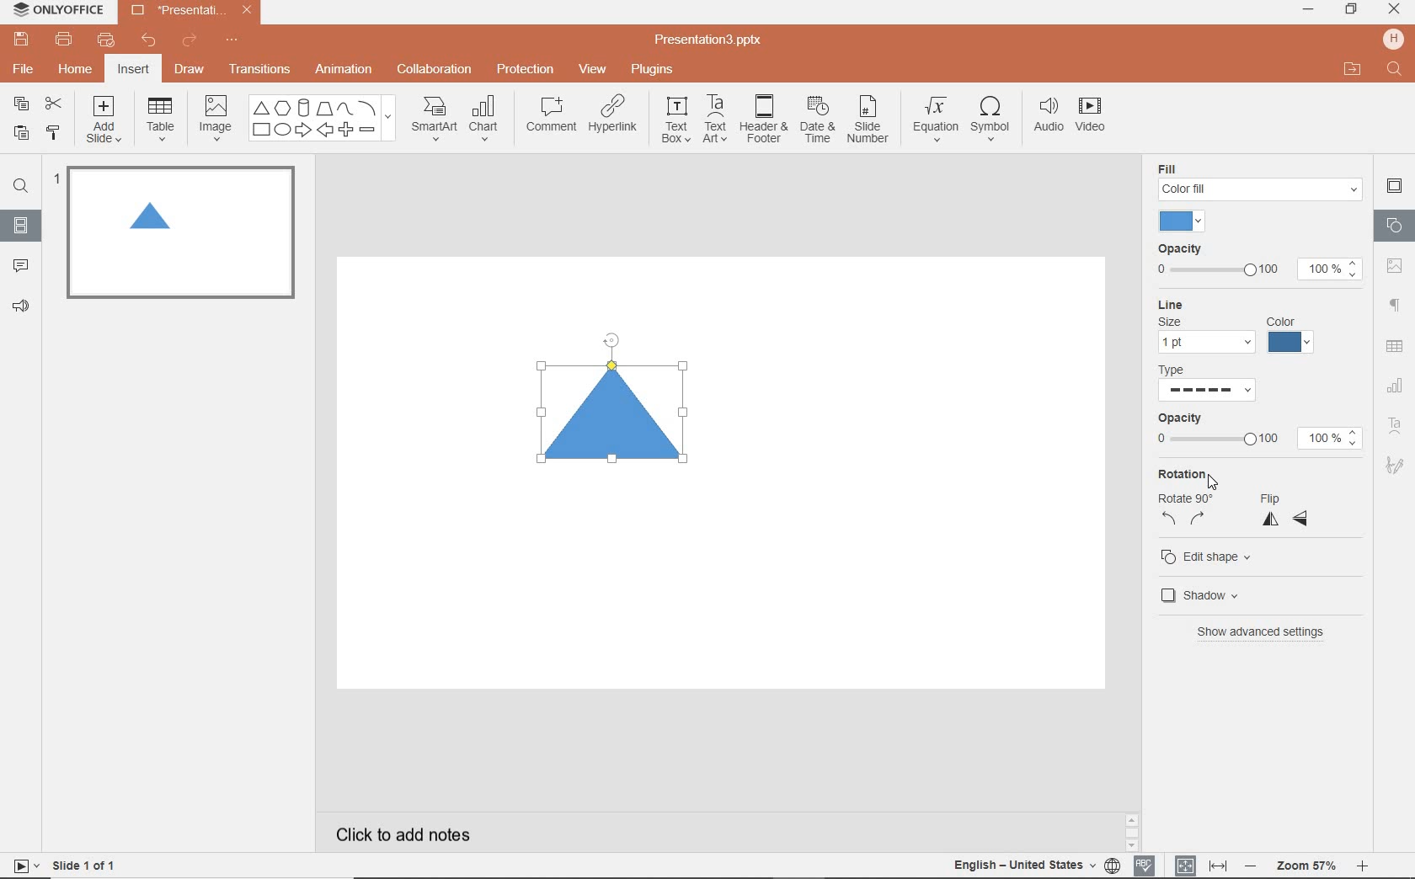  What do you see at coordinates (675, 120) in the screenshot?
I see `TEXT BOX` at bounding box center [675, 120].